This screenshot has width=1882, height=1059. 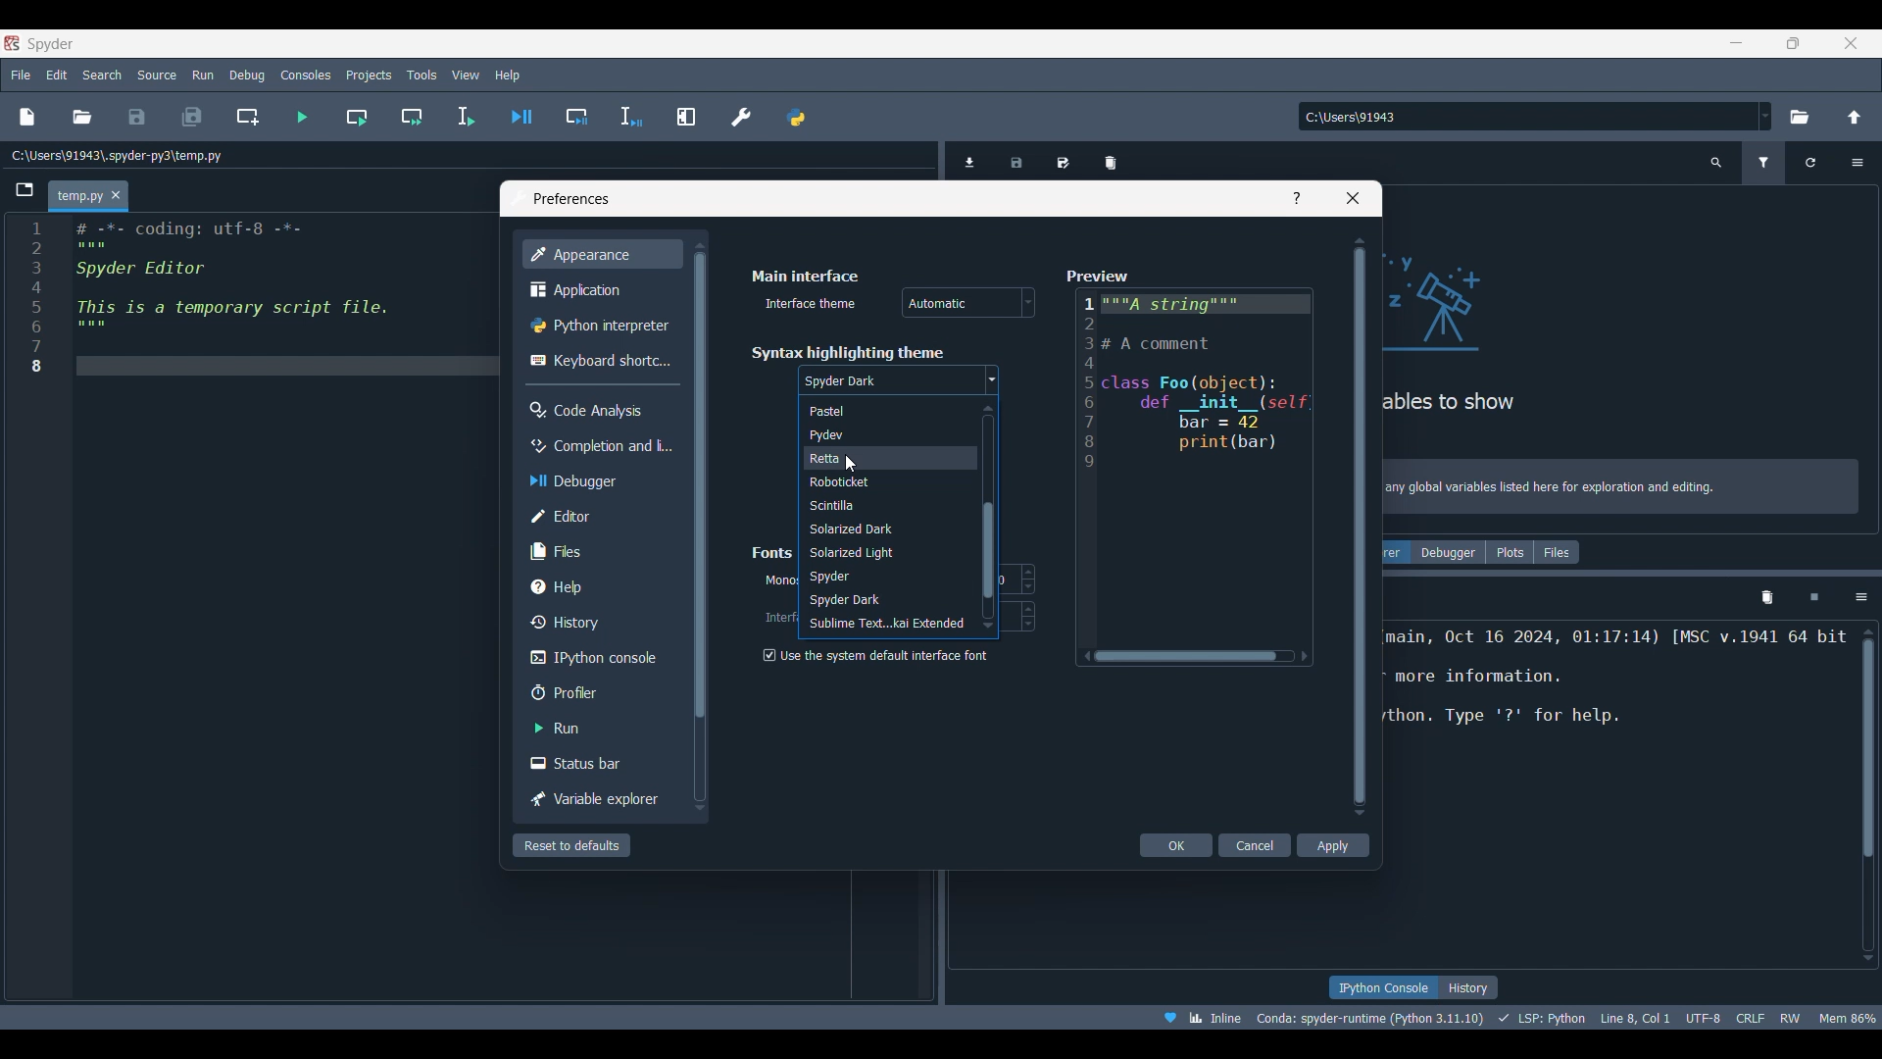 What do you see at coordinates (601, 254) in the screenshot?
I see `Appearance, current selection highlighted` at bounding box center [601, 254].